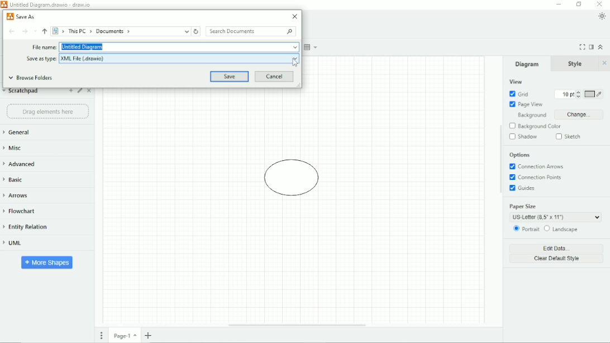 The image size is (610, 343). I want to click on View, so click(515, 82).